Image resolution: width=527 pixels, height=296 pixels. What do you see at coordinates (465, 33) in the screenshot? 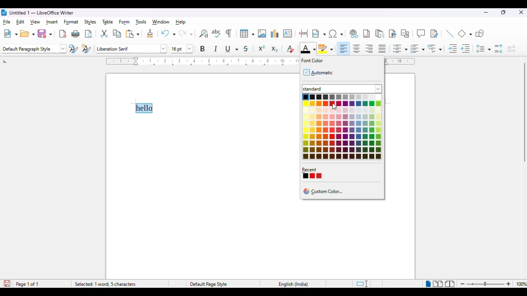
I see `basic shapes` at bounding box center [465, 33].